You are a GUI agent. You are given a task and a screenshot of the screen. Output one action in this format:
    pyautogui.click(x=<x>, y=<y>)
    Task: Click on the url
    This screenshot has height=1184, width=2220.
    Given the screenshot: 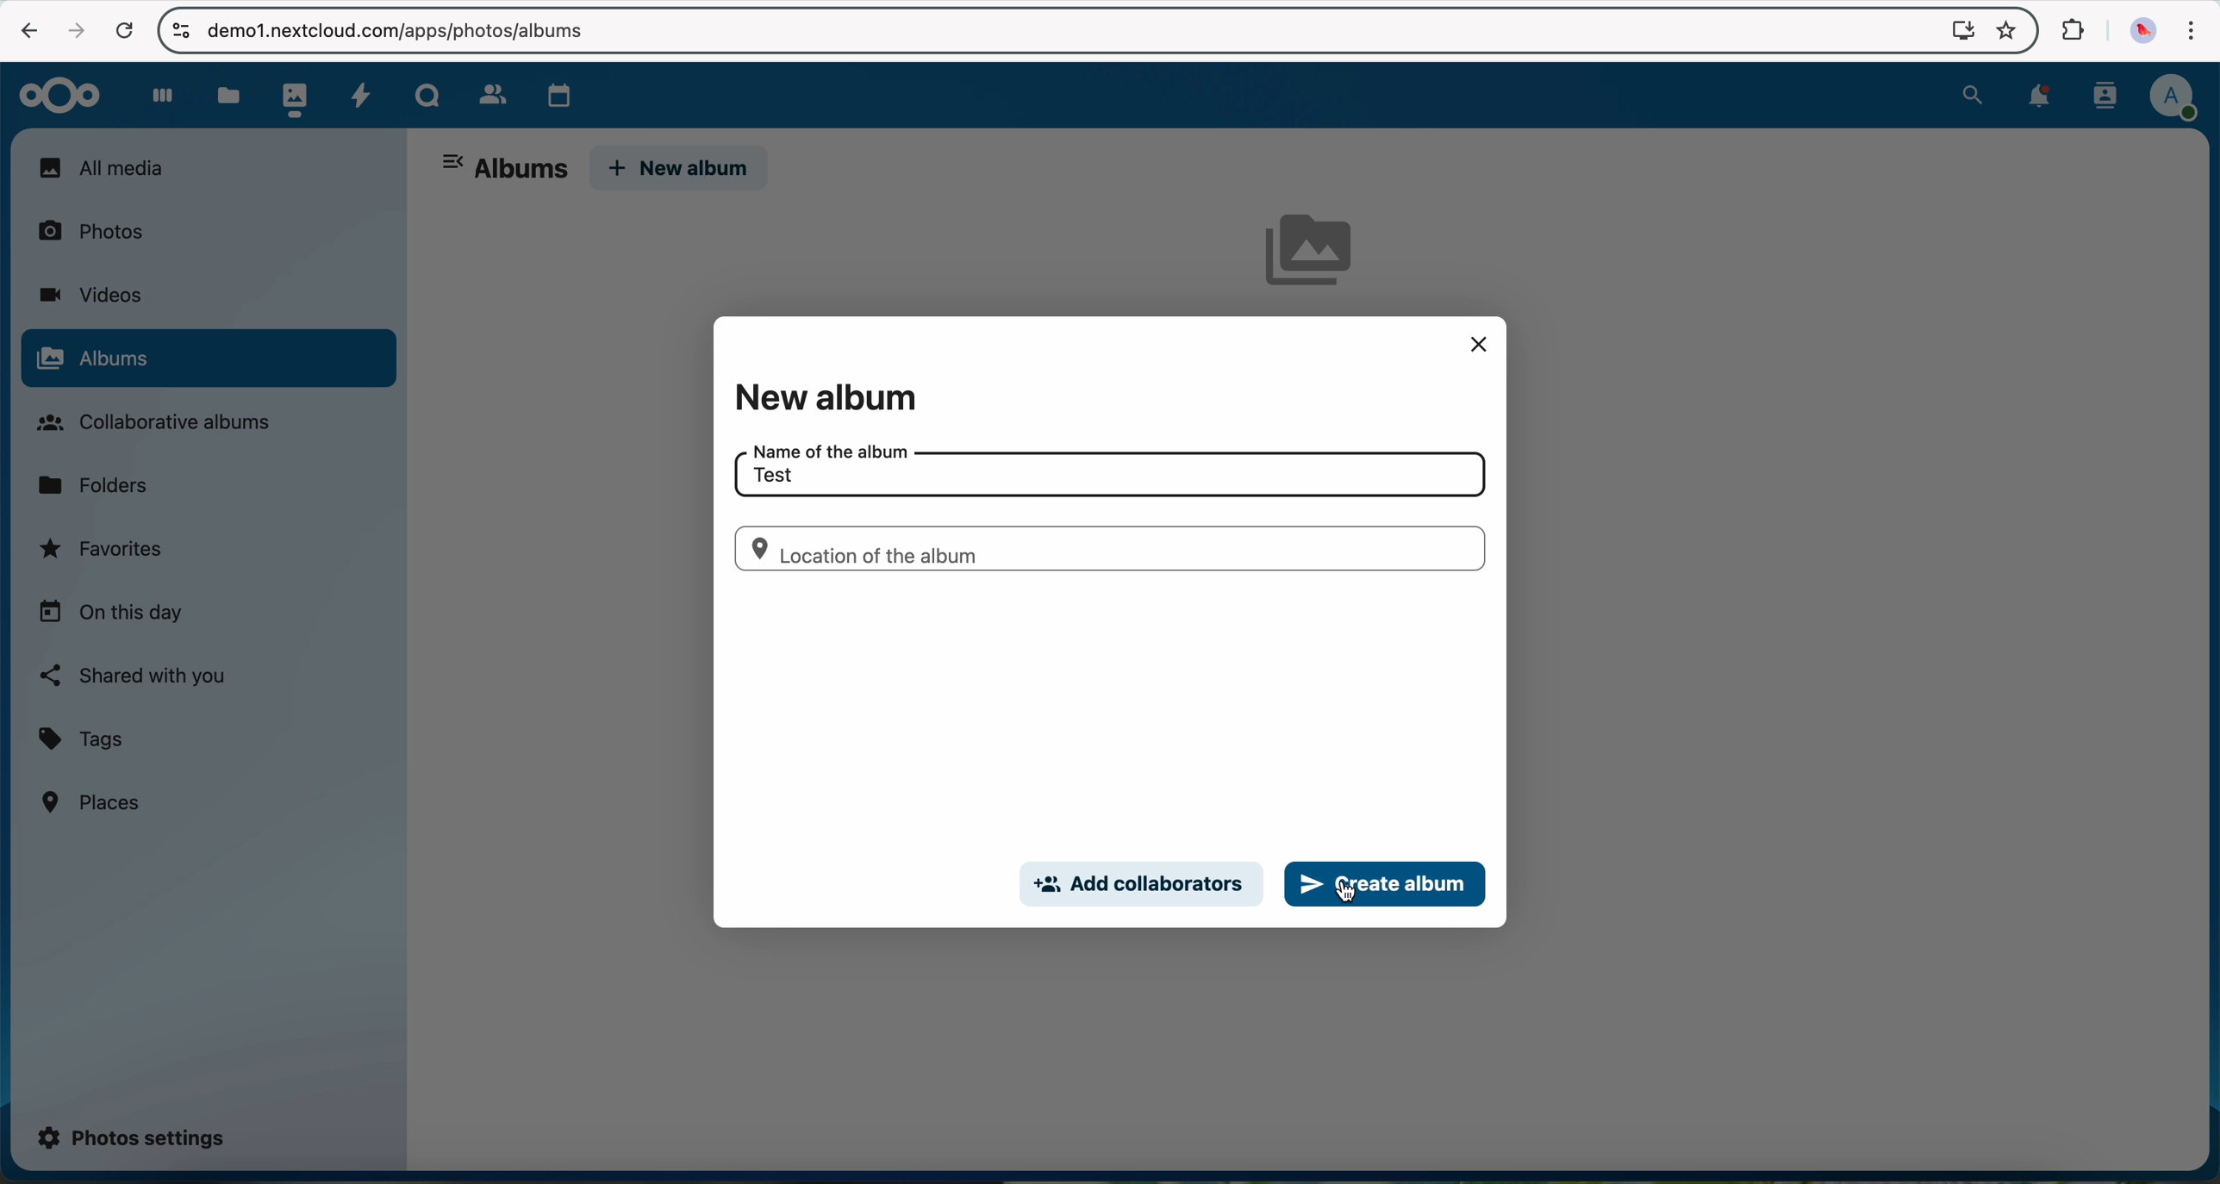 What is the action you would take?
    pyautogui.click(x=410, y=31)
    